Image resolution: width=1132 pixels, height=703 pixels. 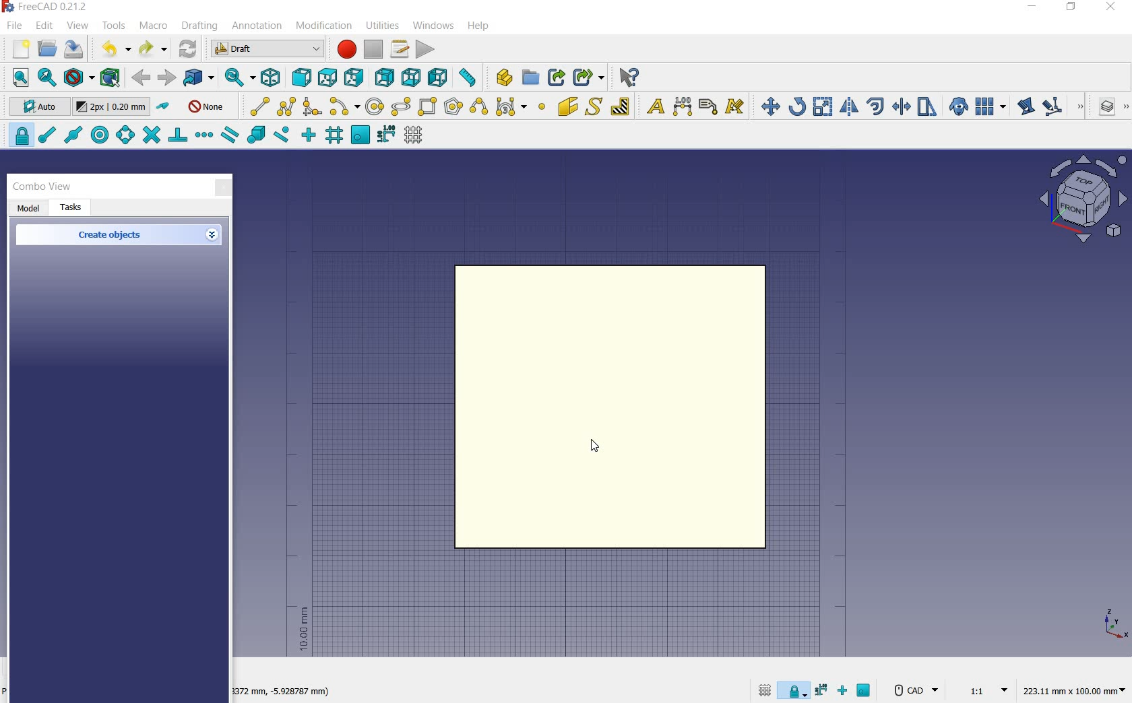 I want to click on fit all, so click(x=18, y=78).